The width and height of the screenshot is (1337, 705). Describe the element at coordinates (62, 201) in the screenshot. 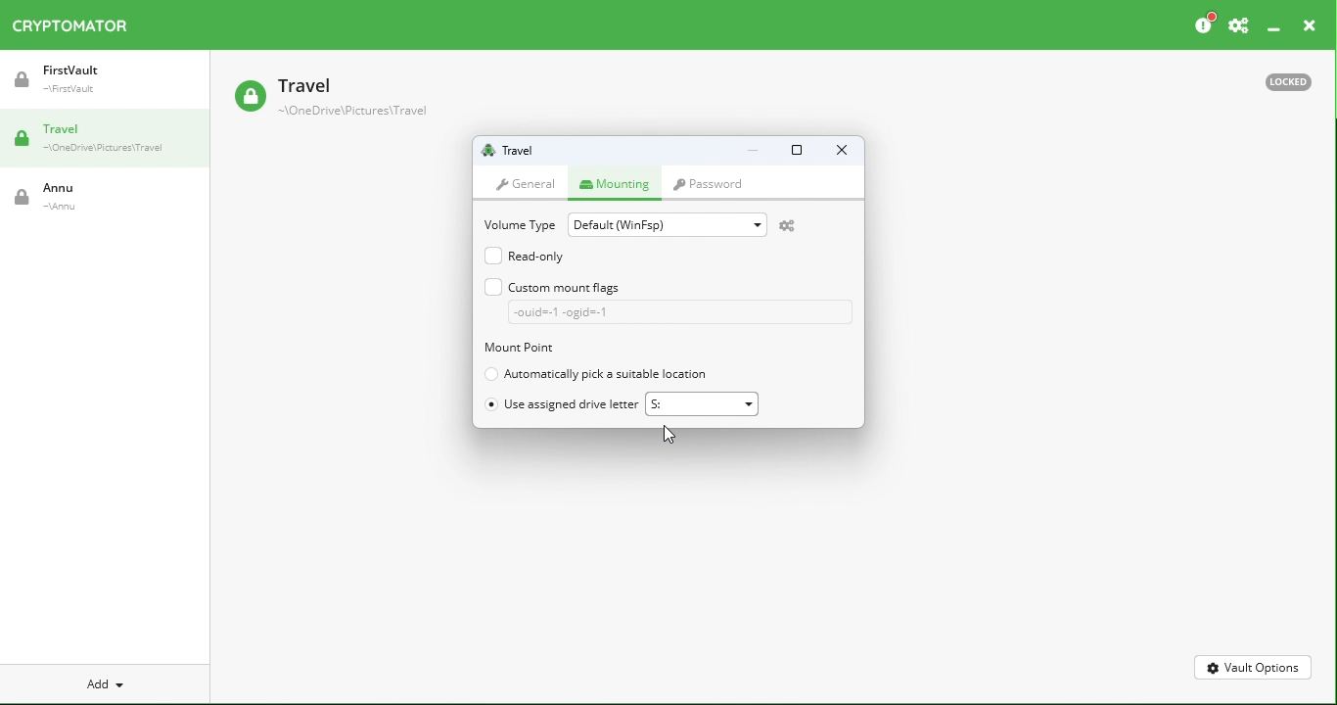

I see `Annu` at that location.